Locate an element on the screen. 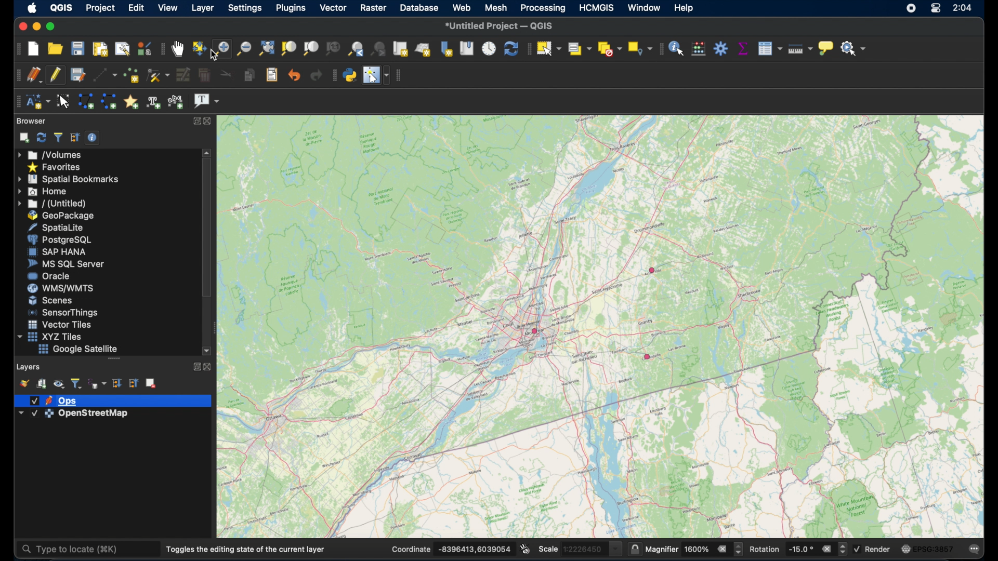 This screenshot has width=998, height=561. open street map is located at coordinates (809, 298).